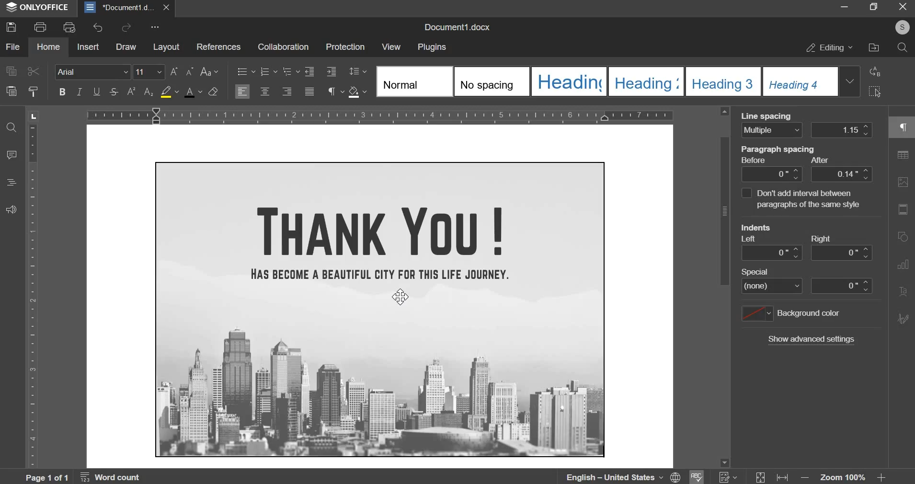 The image size is (915, 484). Describe the element at coordinates (40, 27) in the screenshot. I see `print` at that location.